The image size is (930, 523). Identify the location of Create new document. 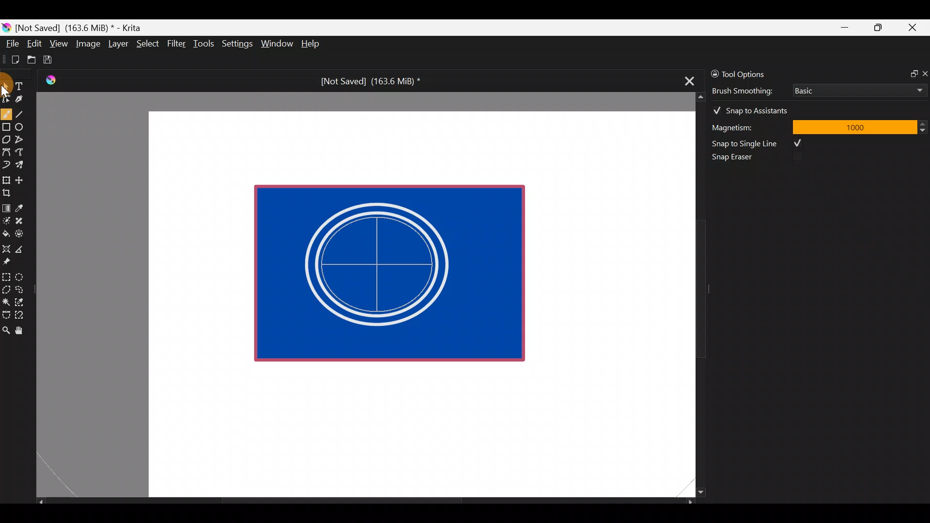
(12, 60).